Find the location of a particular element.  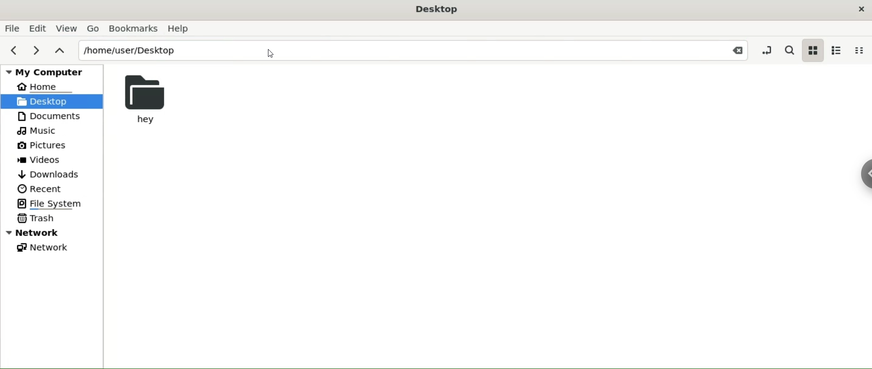

icon view is located at coordinates (813, 50).